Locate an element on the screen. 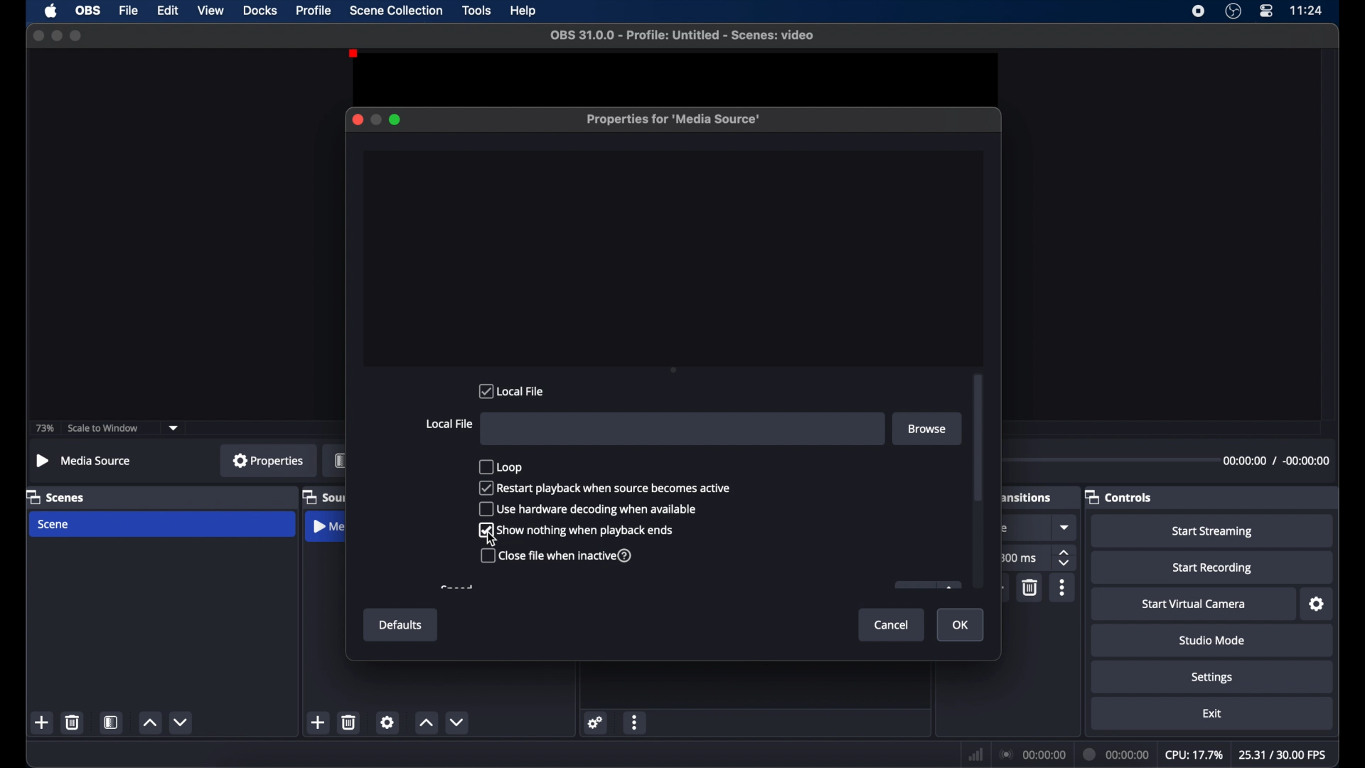  start recording is located at coordinates (1212, 568).